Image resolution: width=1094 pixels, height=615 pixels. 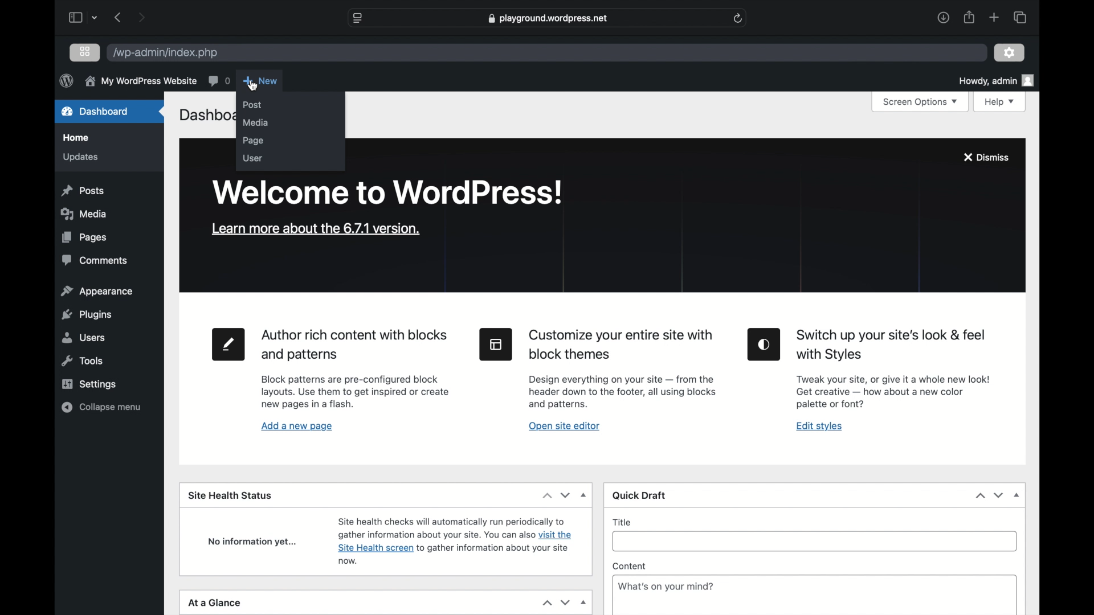 I want to click on media, so click(x=255, y=123).